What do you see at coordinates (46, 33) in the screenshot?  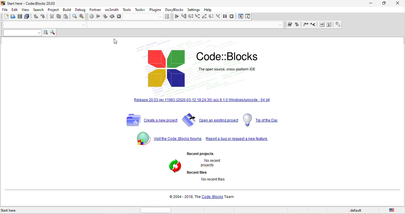 I see `run search` at bounding box center [46, 33].